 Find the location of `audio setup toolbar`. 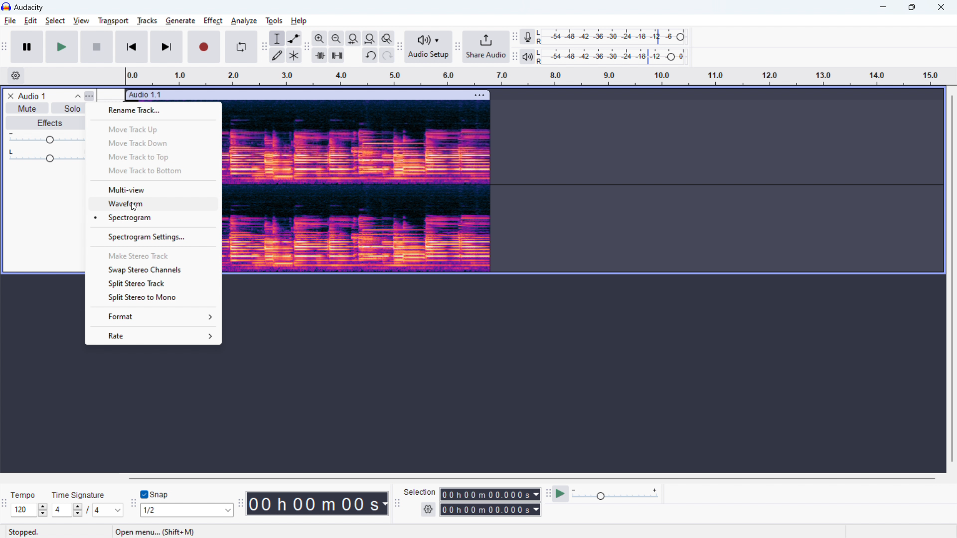

audio setup toolbar is located at coordinates (400, 47).